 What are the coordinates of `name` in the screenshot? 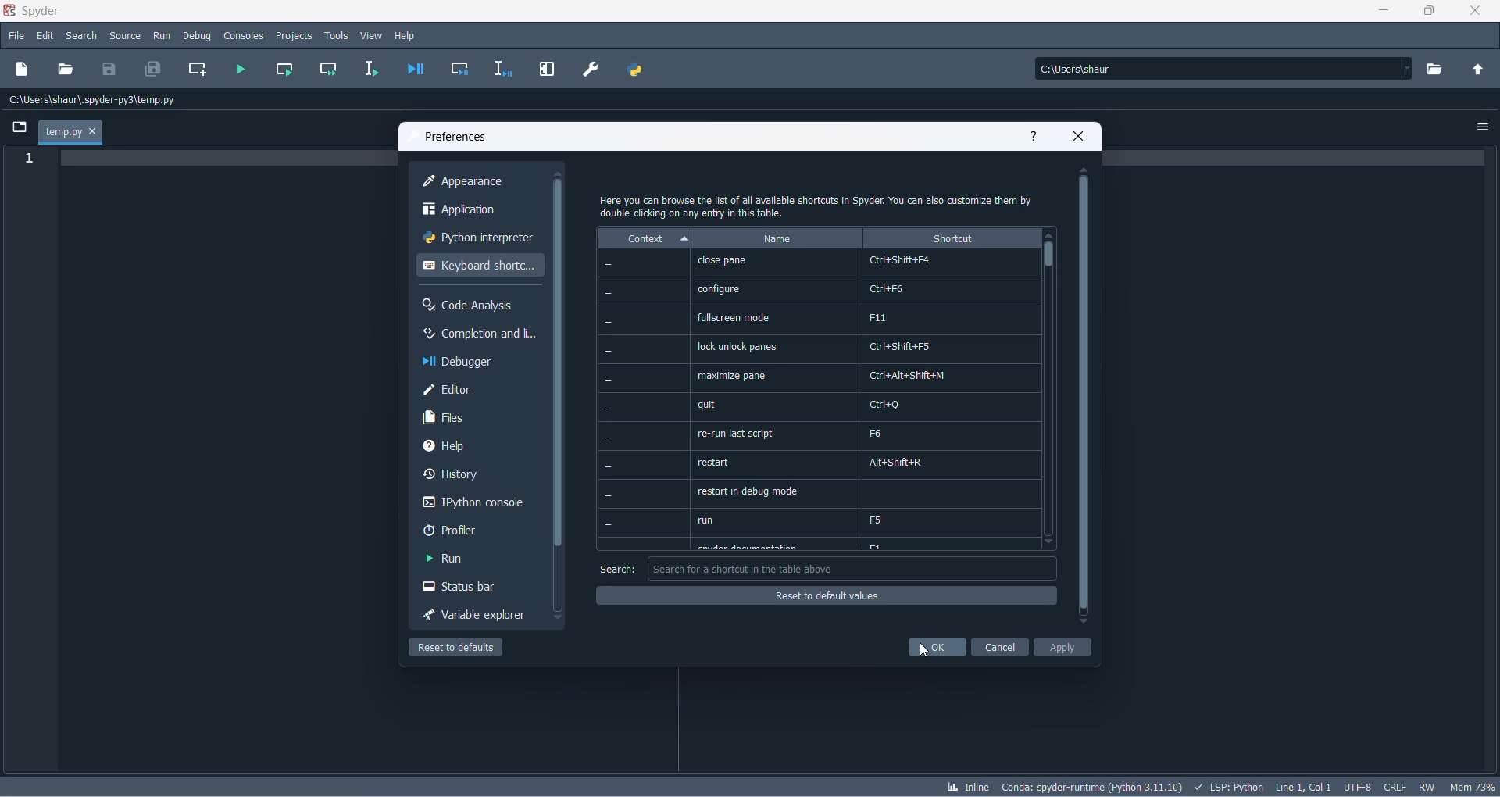 It's located at (777, 237).